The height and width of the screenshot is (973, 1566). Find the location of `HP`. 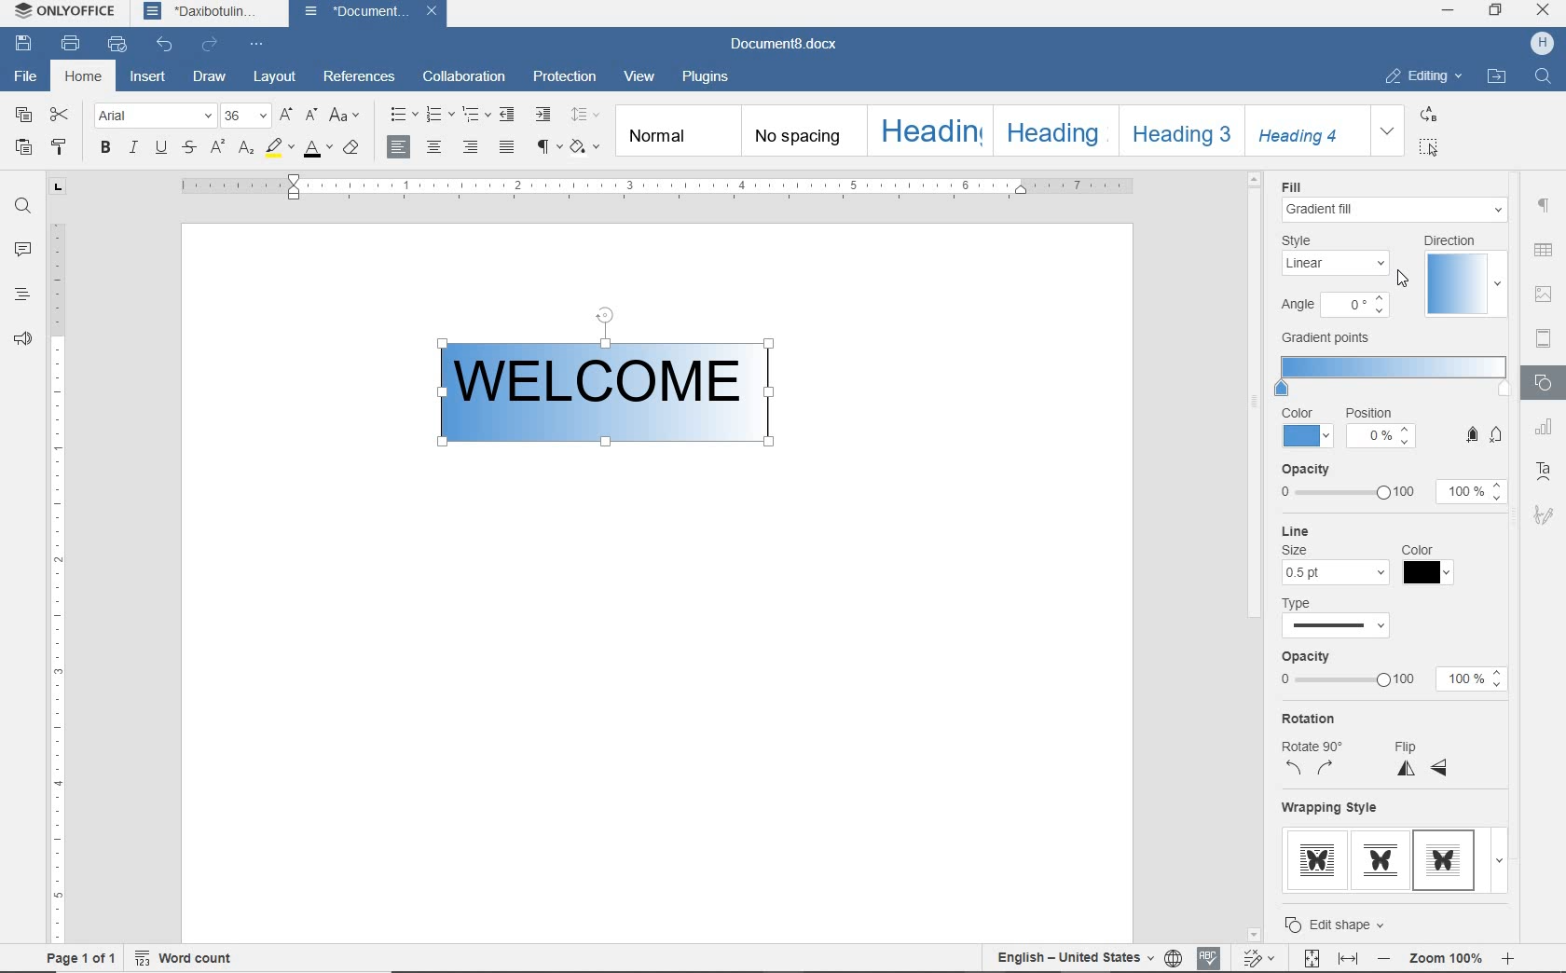

HP is located at coordinates (1542, 44).